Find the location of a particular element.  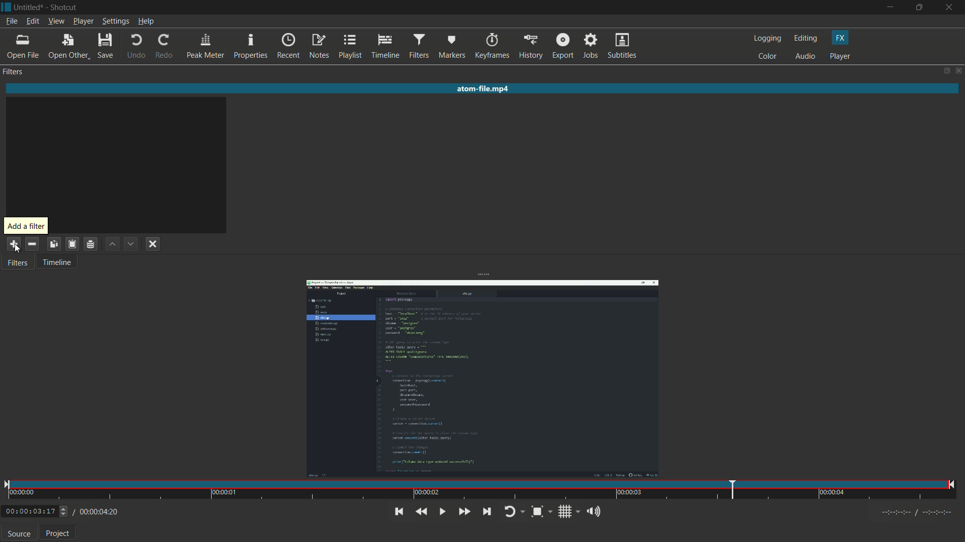

open other is located at coordinates (69, 45).